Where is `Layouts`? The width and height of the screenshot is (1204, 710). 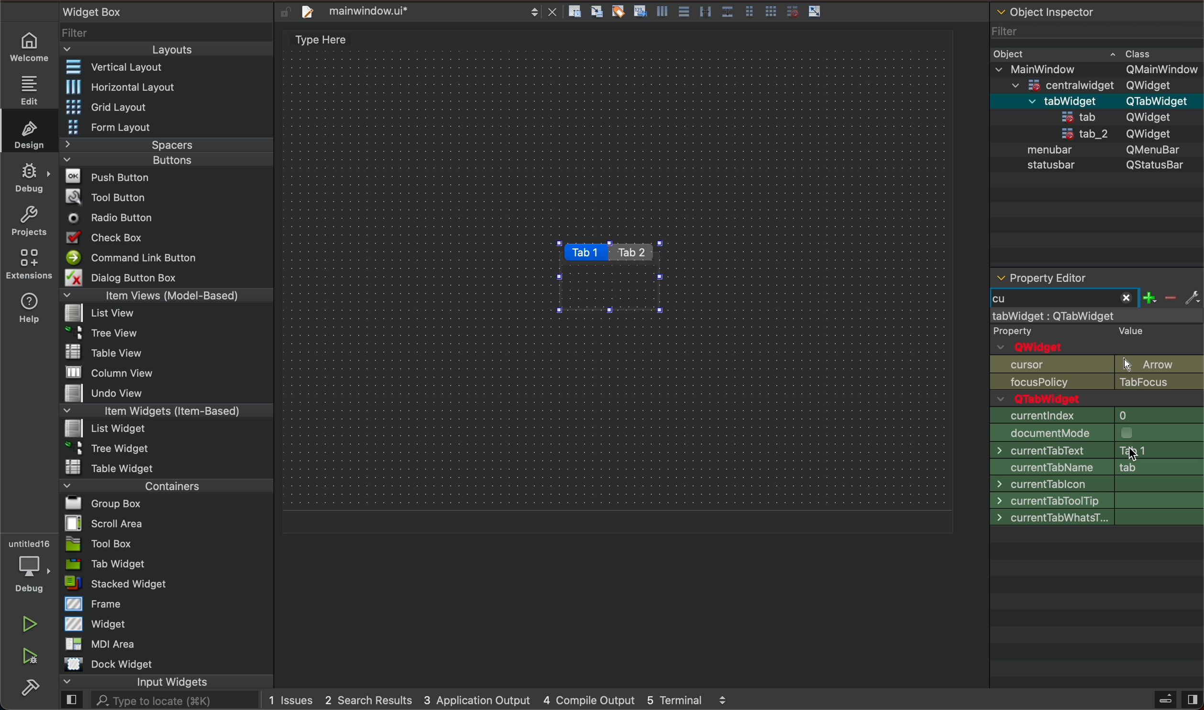
Layouts is located at coordinates (167, 49).